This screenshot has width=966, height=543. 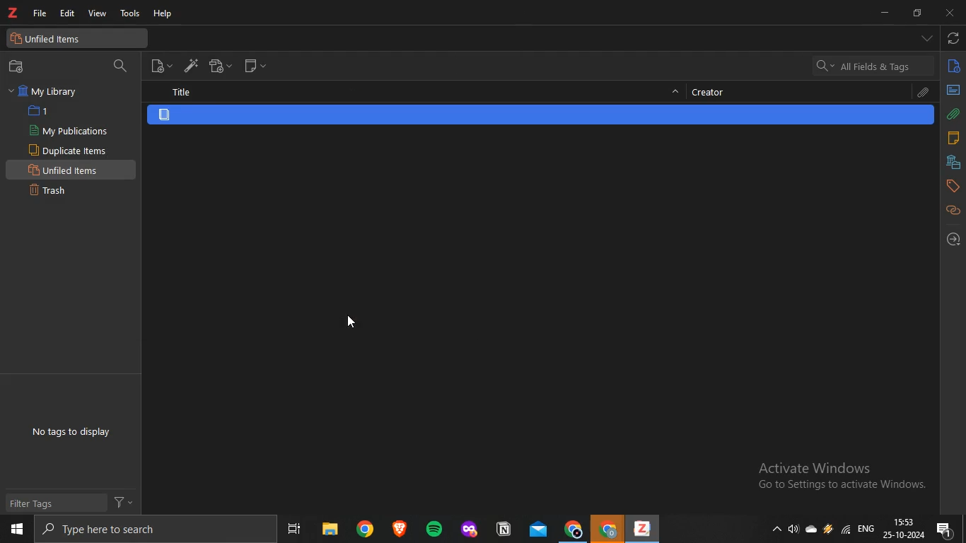 What do you see at coordinates (795, 530) in the screenshot?
I see `speakers` at bounding box center [795, 530].